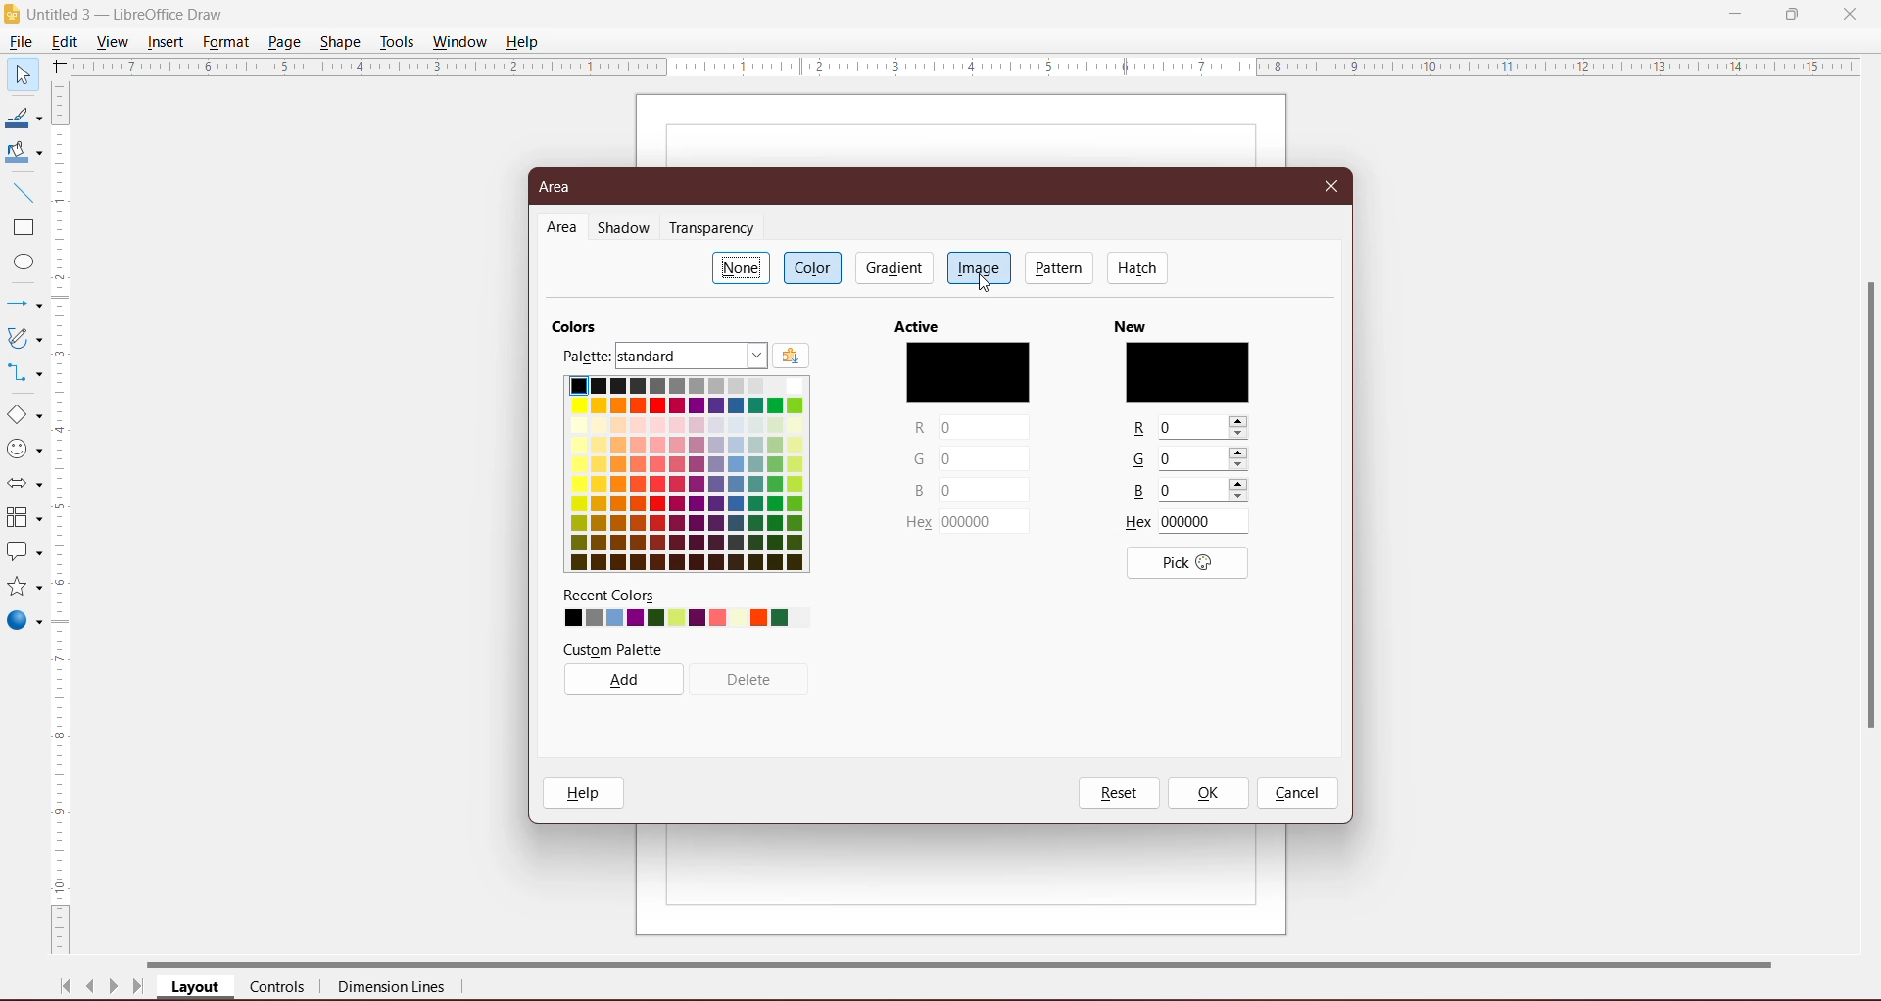  I want to click on Area, so click(562, 228).